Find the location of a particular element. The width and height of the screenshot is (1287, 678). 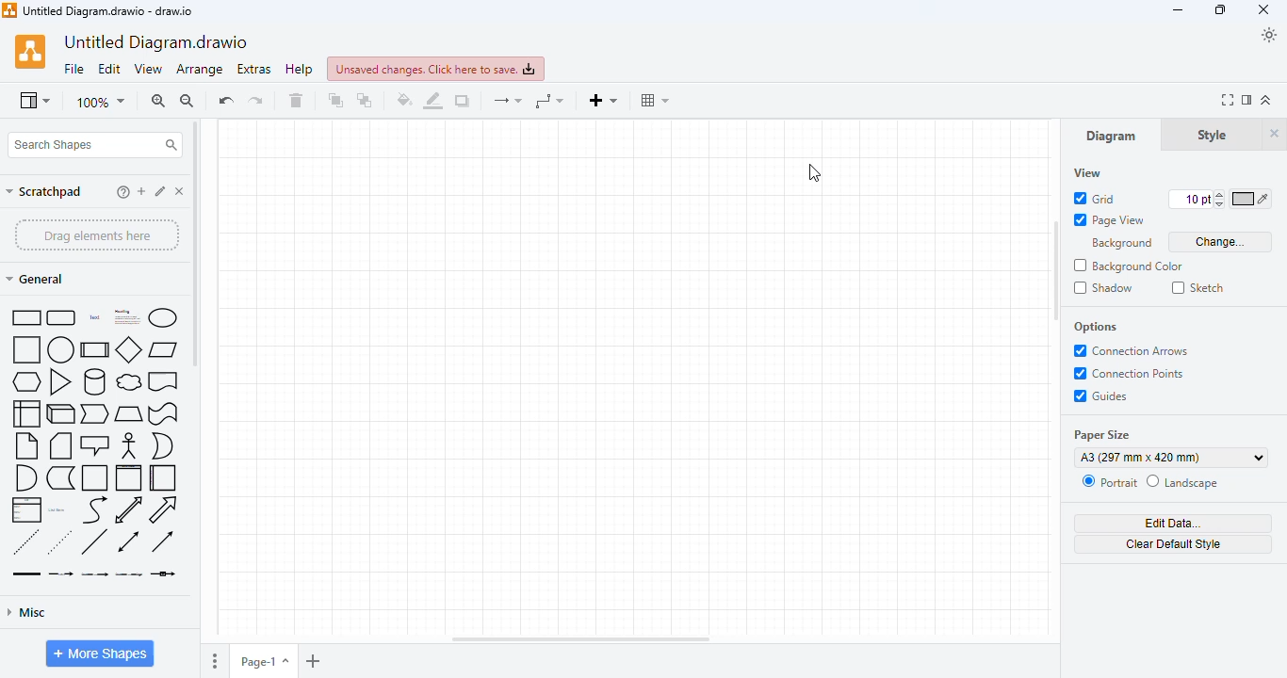

process is located at coordinates (95, 349).